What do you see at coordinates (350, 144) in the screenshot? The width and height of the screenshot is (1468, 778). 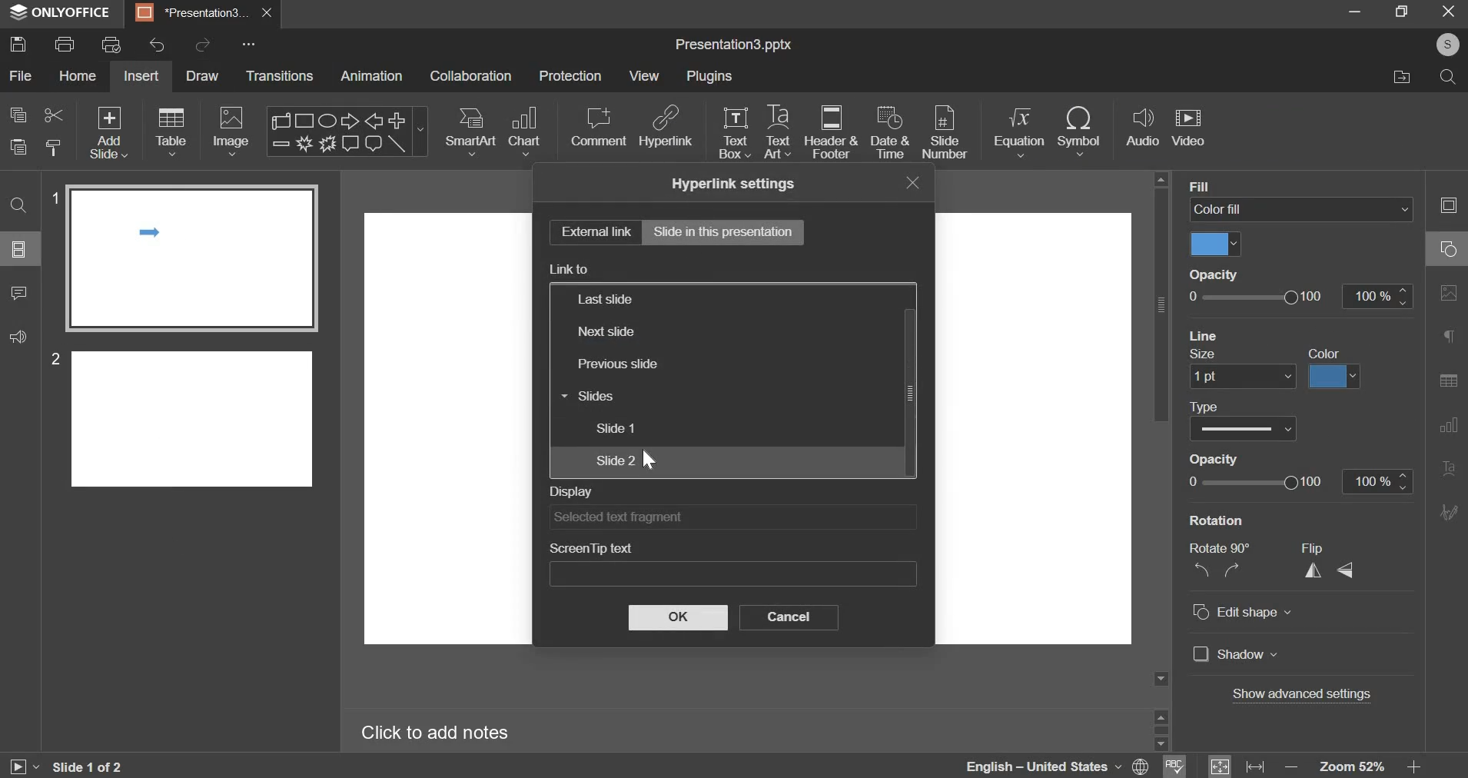 I see `rectangular callout` at bounding box center [350, 144].